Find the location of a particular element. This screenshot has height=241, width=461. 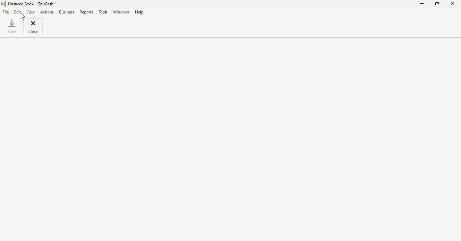

Maximize is located at coordinates (439, 4).